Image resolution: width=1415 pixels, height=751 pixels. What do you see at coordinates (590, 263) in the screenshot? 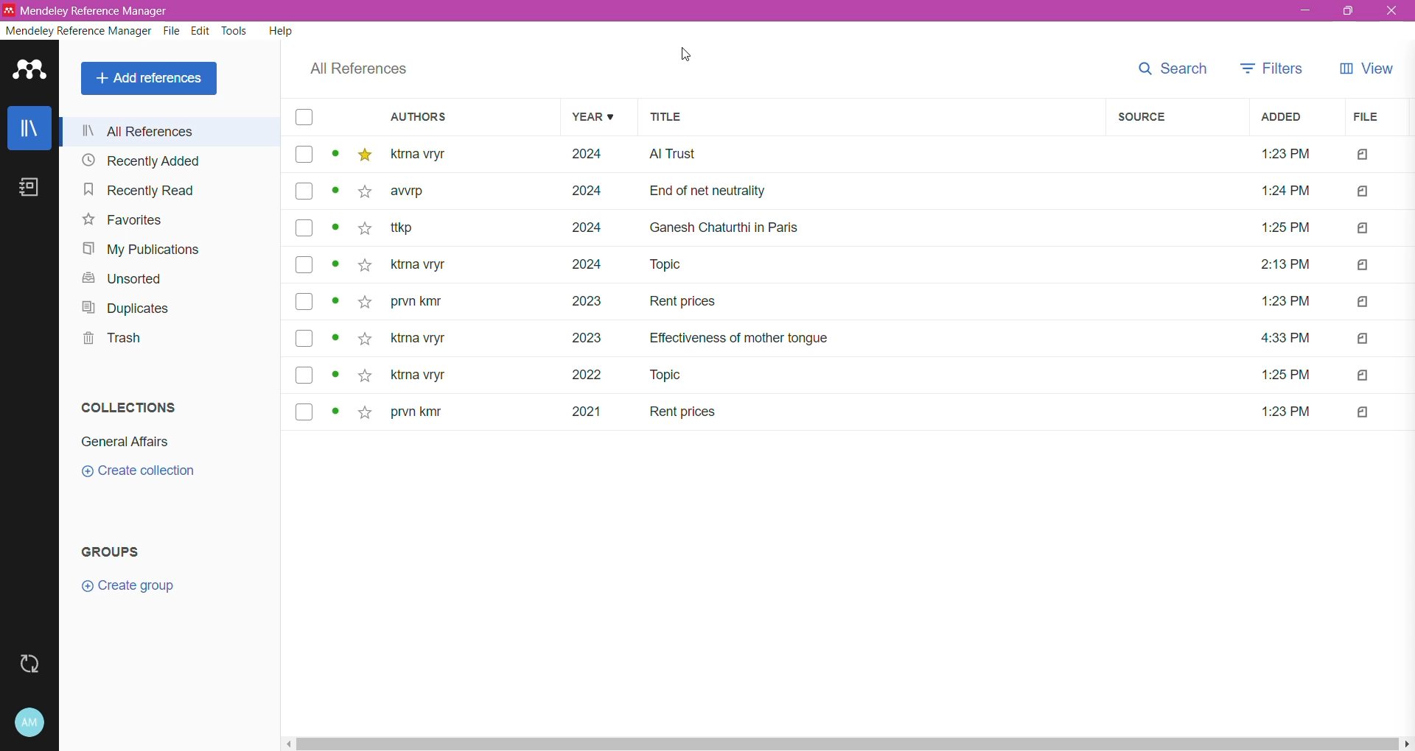
I see `2024` at bounding box center [590, 263].